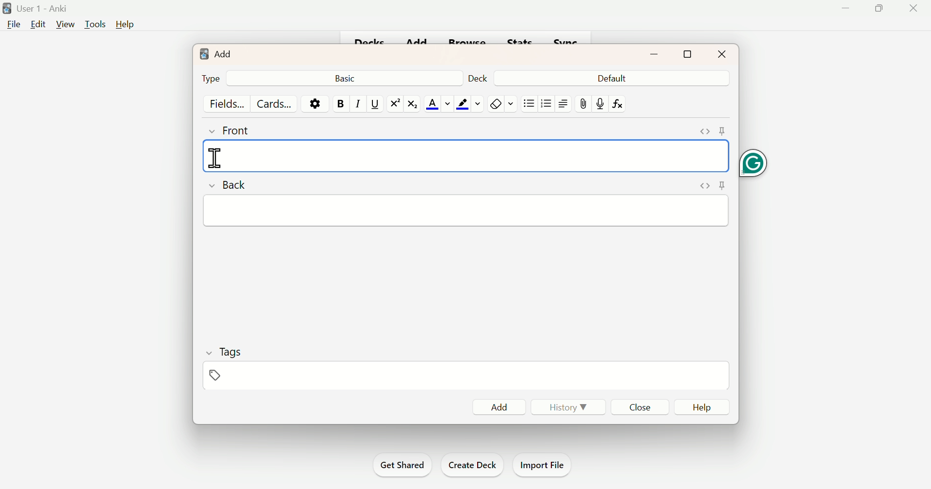 The width and height of the screenshot is (931, 489). What do you see at coordinates (393, 104) in the screenshot?
I see `Superscript` at bounding box center [393, 104].